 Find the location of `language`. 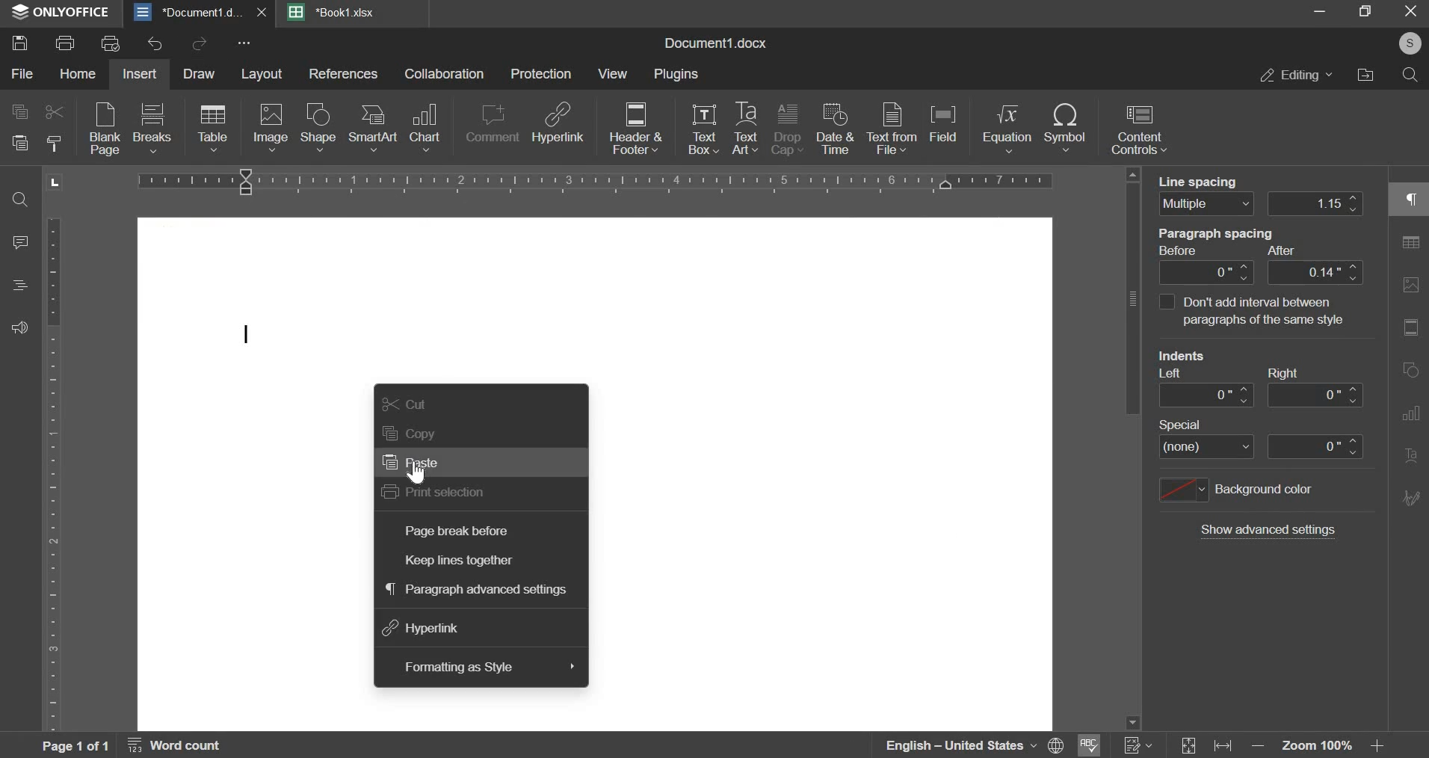

language is located at coordinates (975, 745).